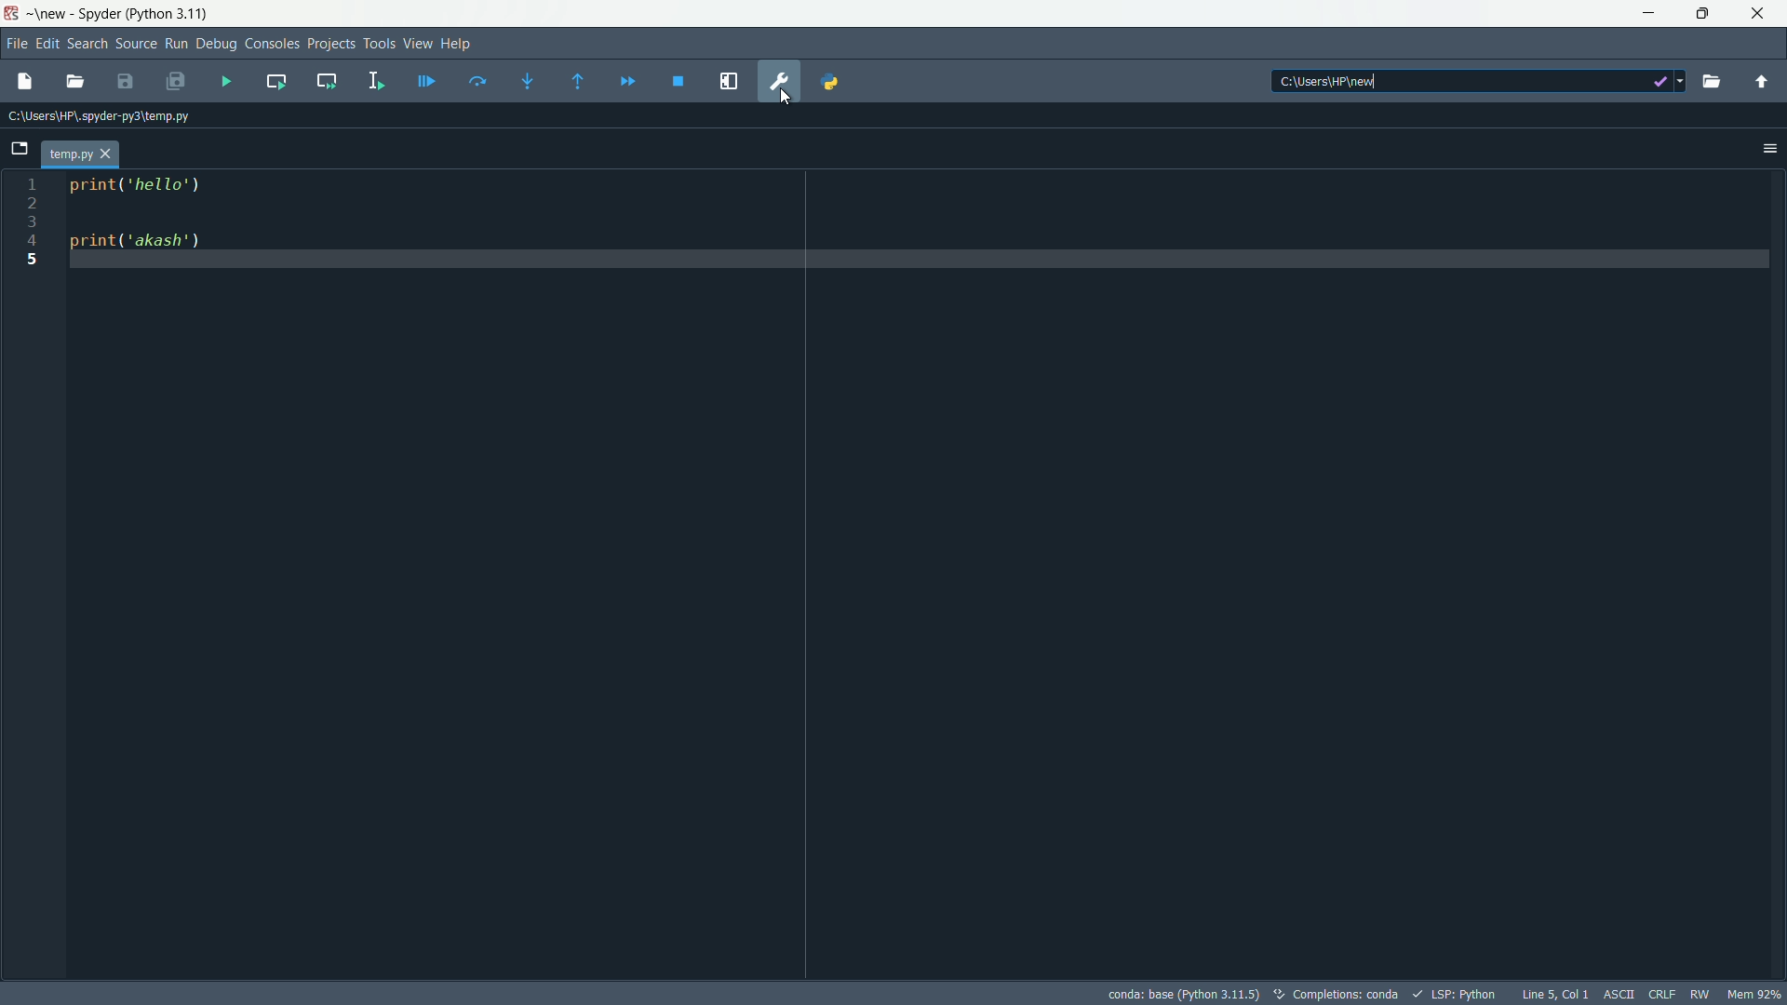 This screenshot has width=1787, height=1005. I want to click on print('hello') print('akash'), so click(923, 231).